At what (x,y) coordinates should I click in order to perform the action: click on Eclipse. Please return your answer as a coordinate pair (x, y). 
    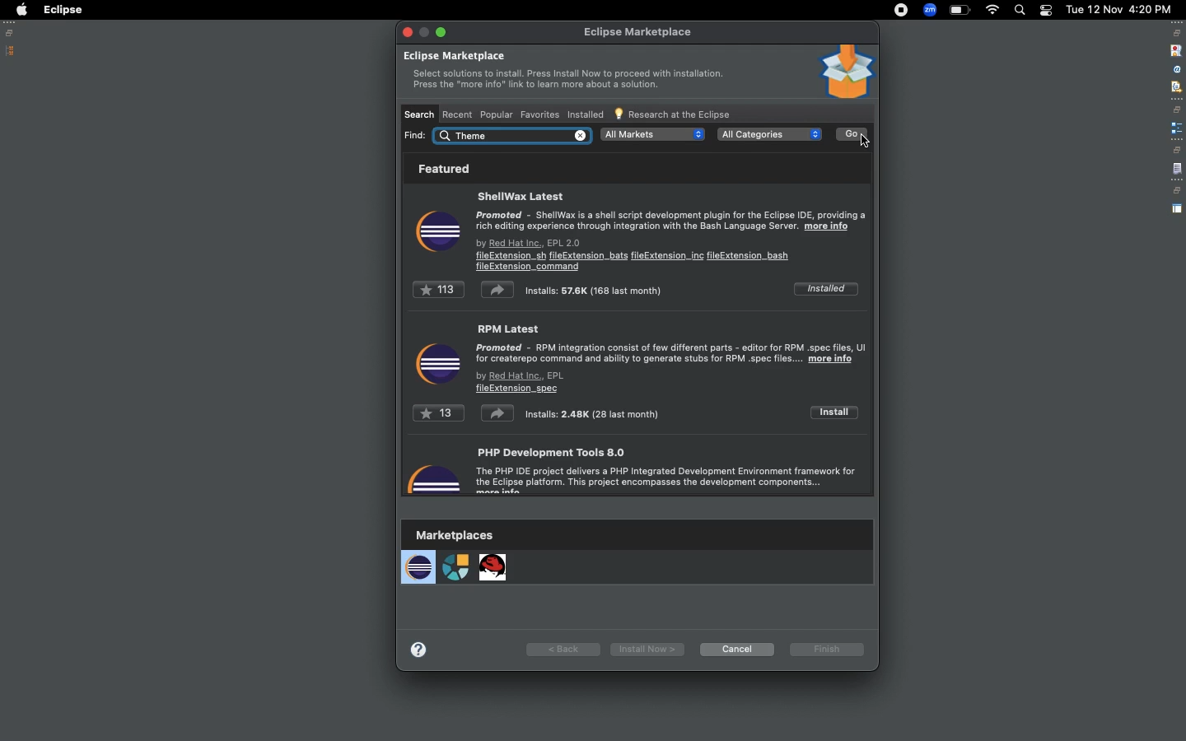
    Looking at the image, I should click on (63, 10).